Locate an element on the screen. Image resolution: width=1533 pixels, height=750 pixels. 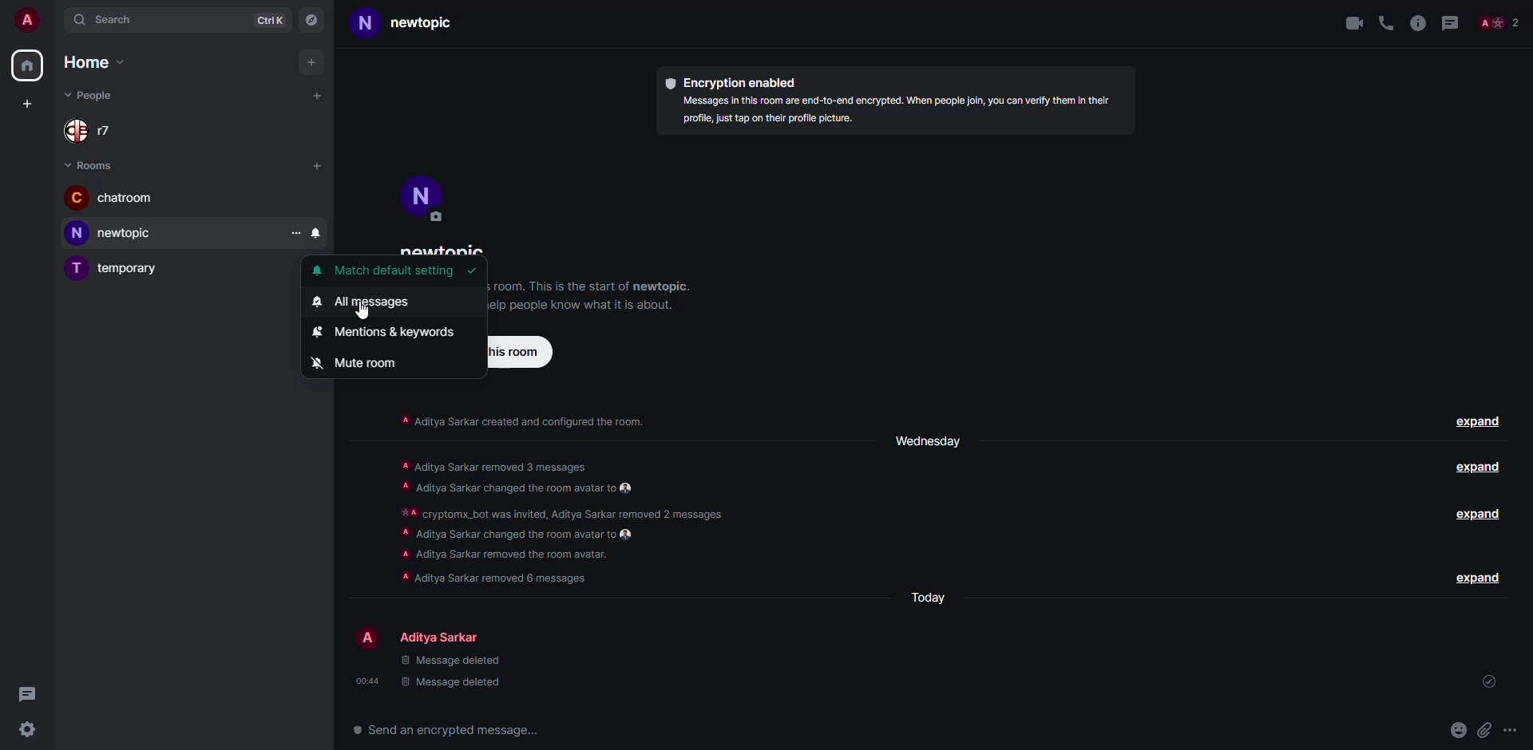
add is located at coordinates (318, 95).